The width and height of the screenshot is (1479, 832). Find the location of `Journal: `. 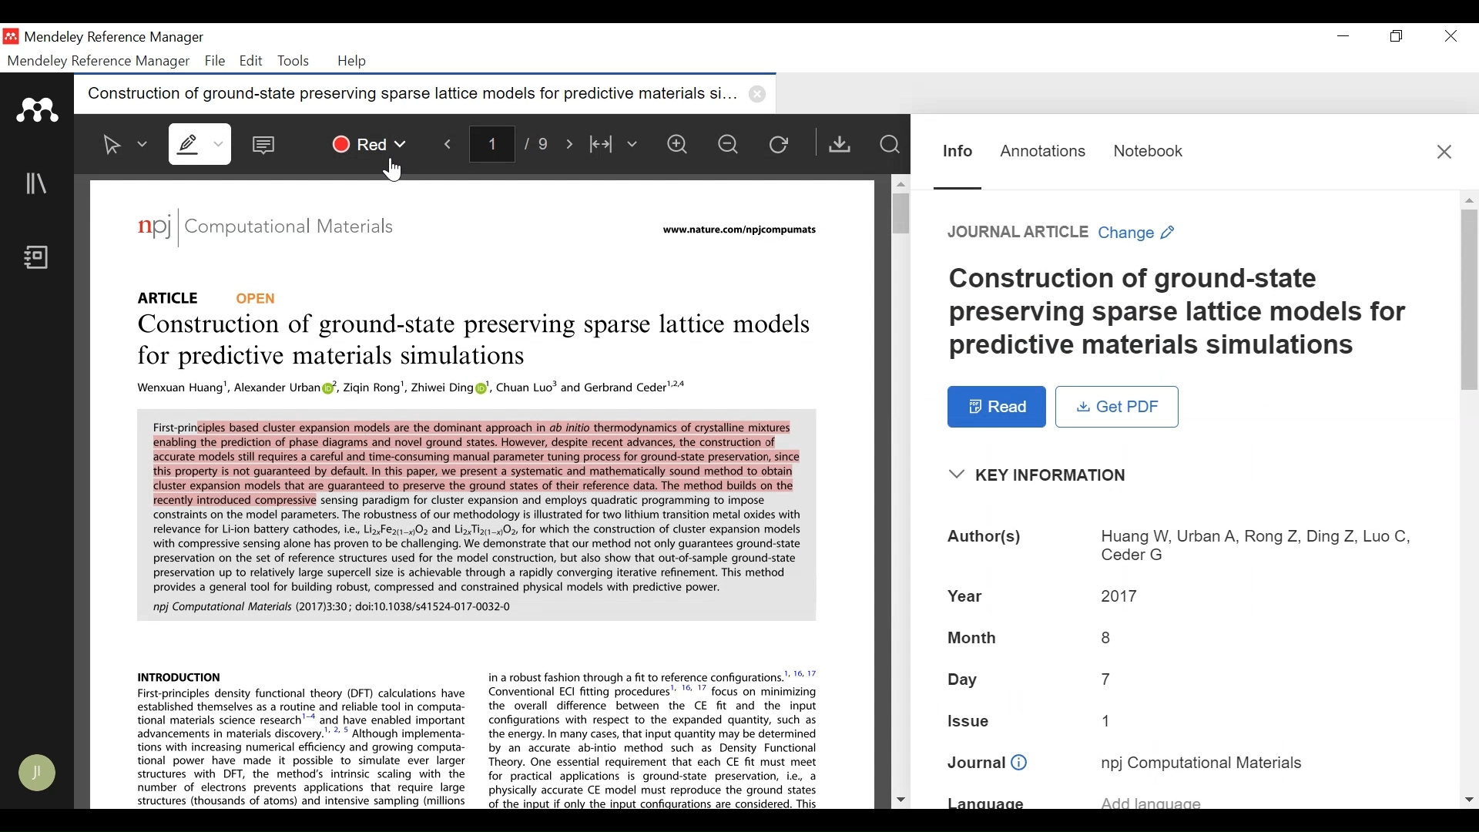

Journal:  is located at coordinates (988, 765).